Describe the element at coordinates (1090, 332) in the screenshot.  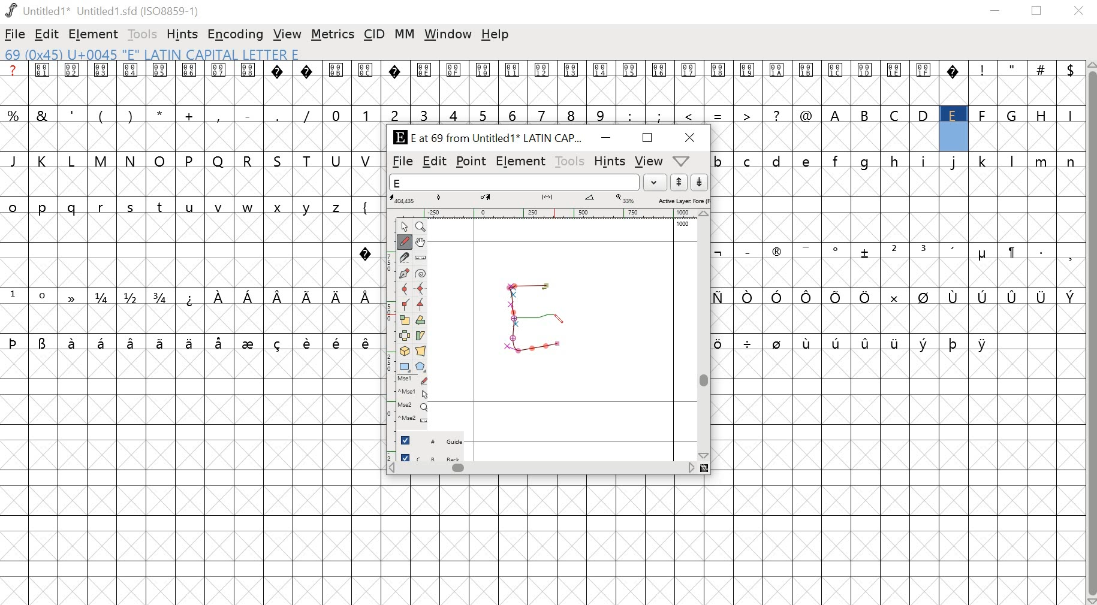
I see `scrollbar` at that location.